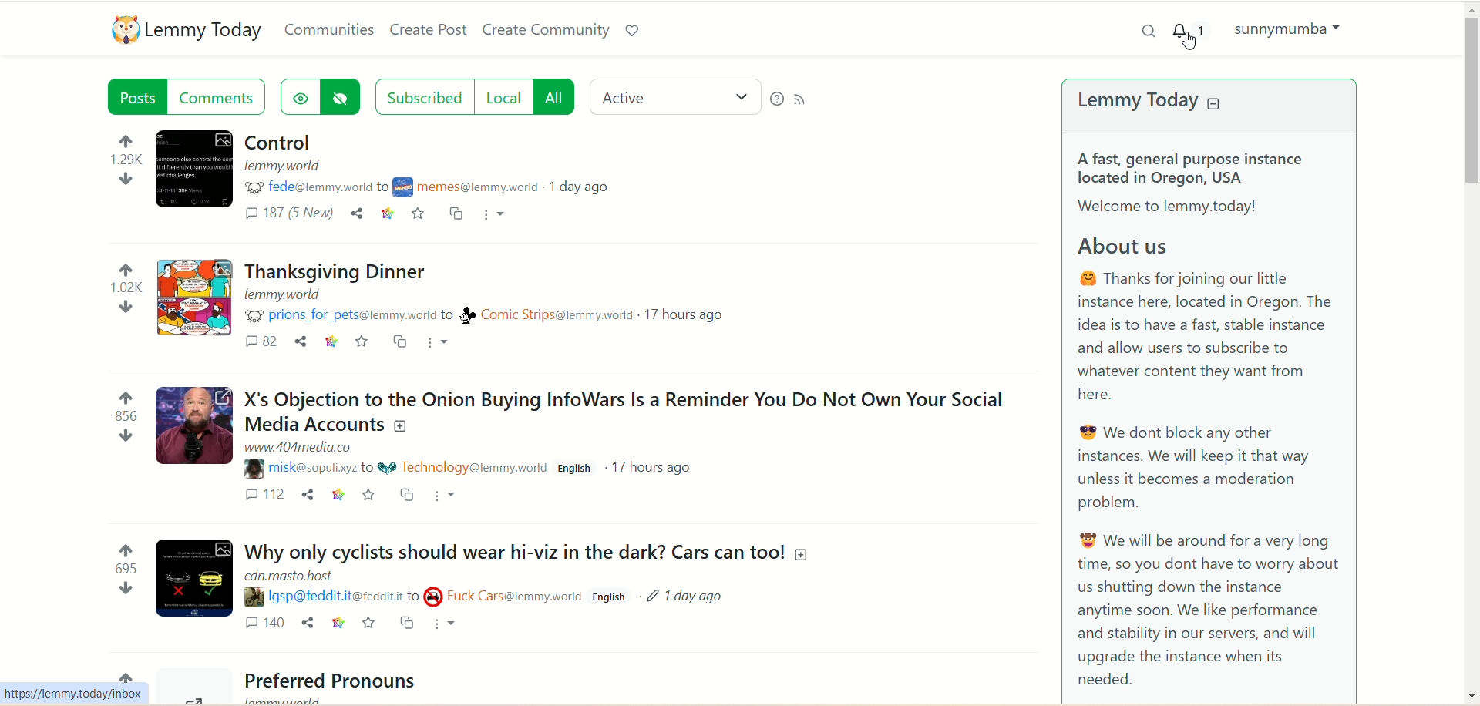 The image size is (1480, 706). What do you see at coordinates (580, 187) in the screenshot?
I see `1 day ago(posted day)` at bounding box center [580, 187].